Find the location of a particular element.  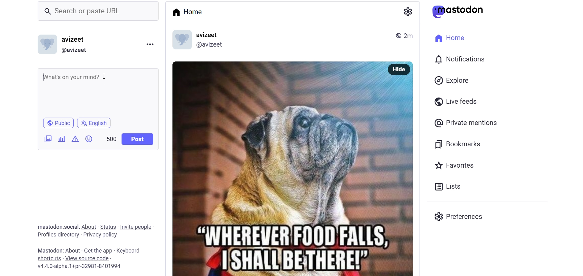

@avizeet is located at coordinates (76, 50).